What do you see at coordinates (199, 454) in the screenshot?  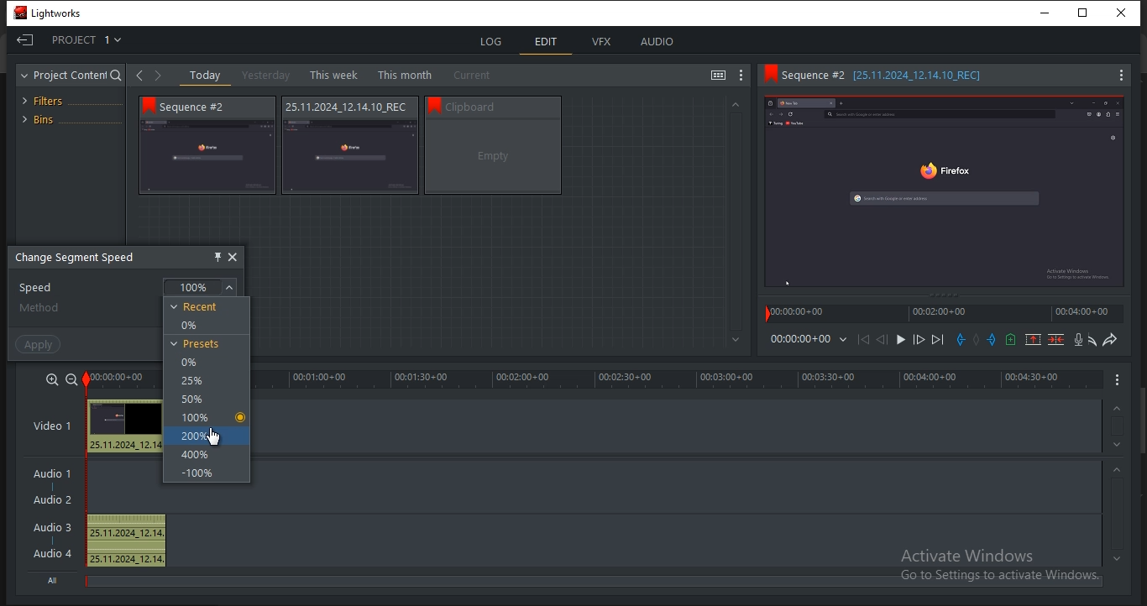 I see `400` at bounding box center [199, 454].